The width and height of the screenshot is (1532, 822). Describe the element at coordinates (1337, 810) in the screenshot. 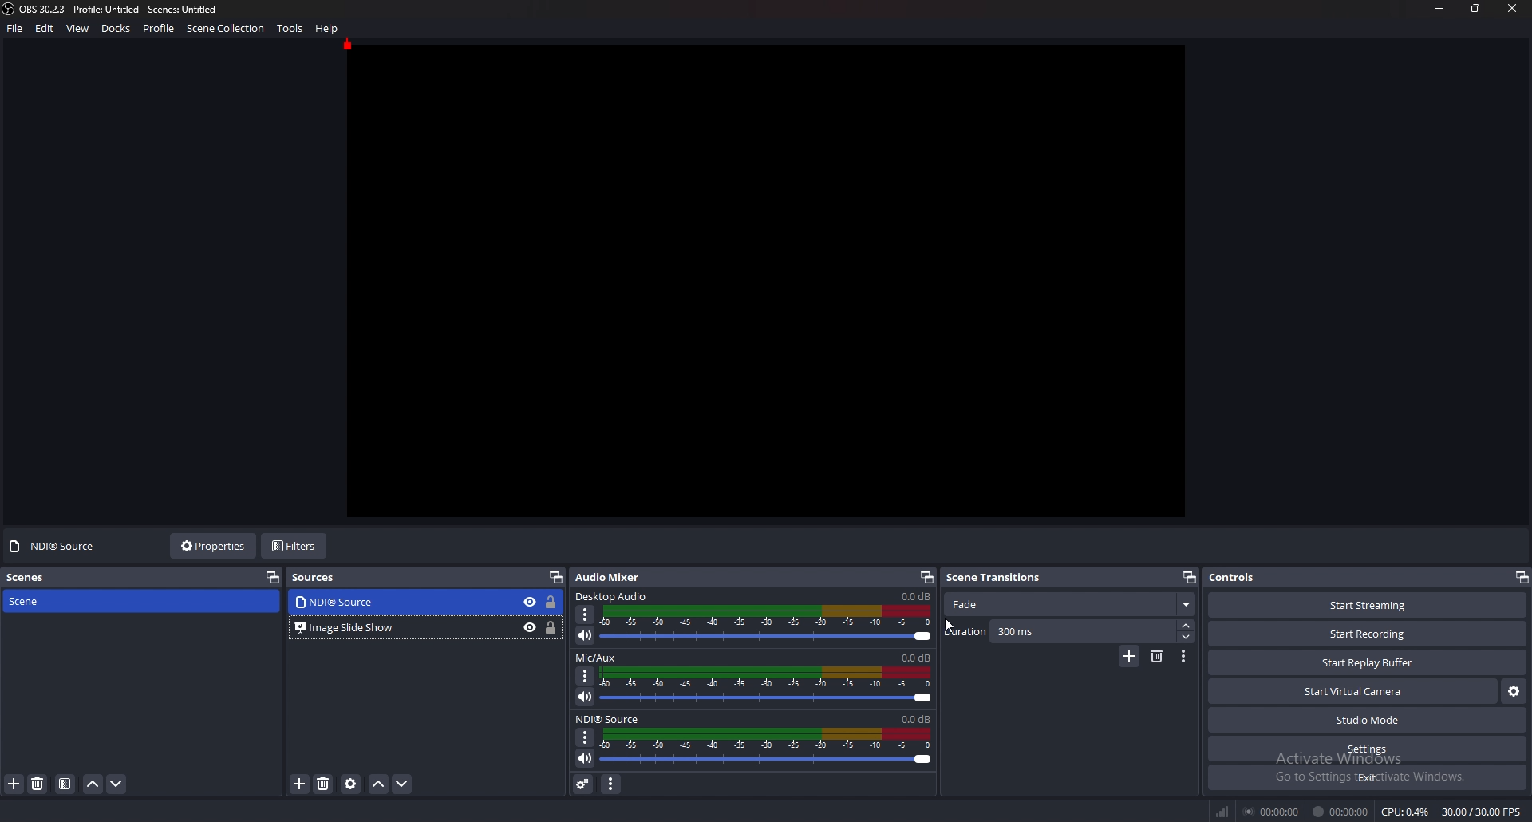

I see `Time` at that location.